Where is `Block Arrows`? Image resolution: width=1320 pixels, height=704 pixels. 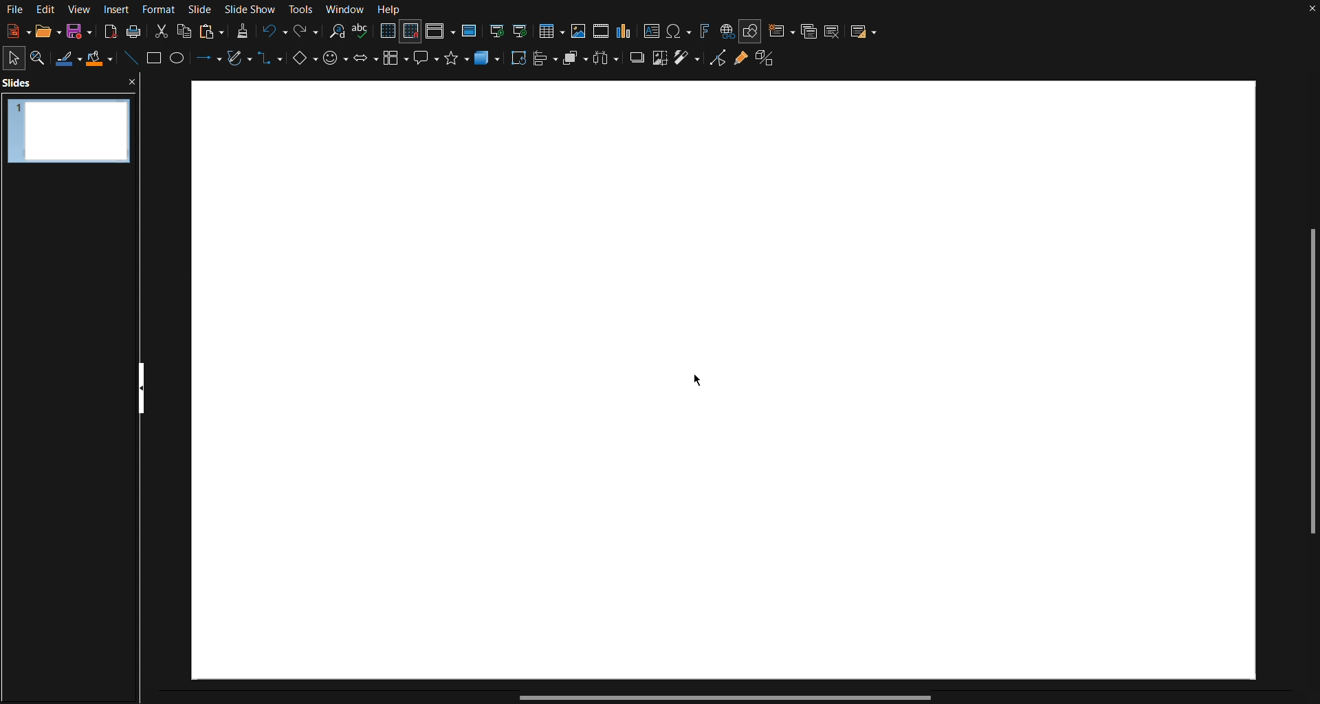 Block Arrows is located at coordinates (364, 63).